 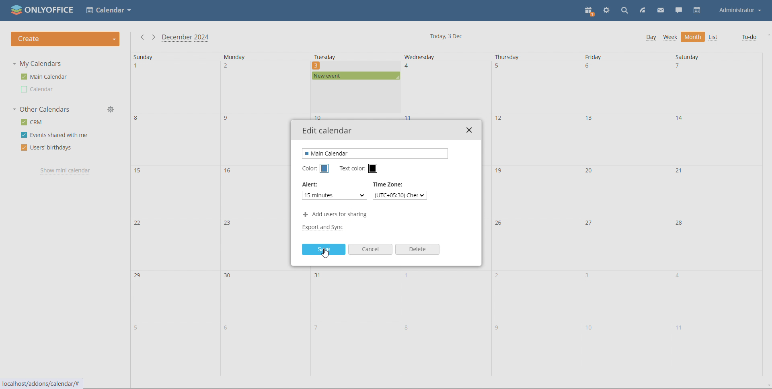 What do you see at coordinates (643, 11) in the screenshot?
I see `feed` at bounding box center [643, 11].